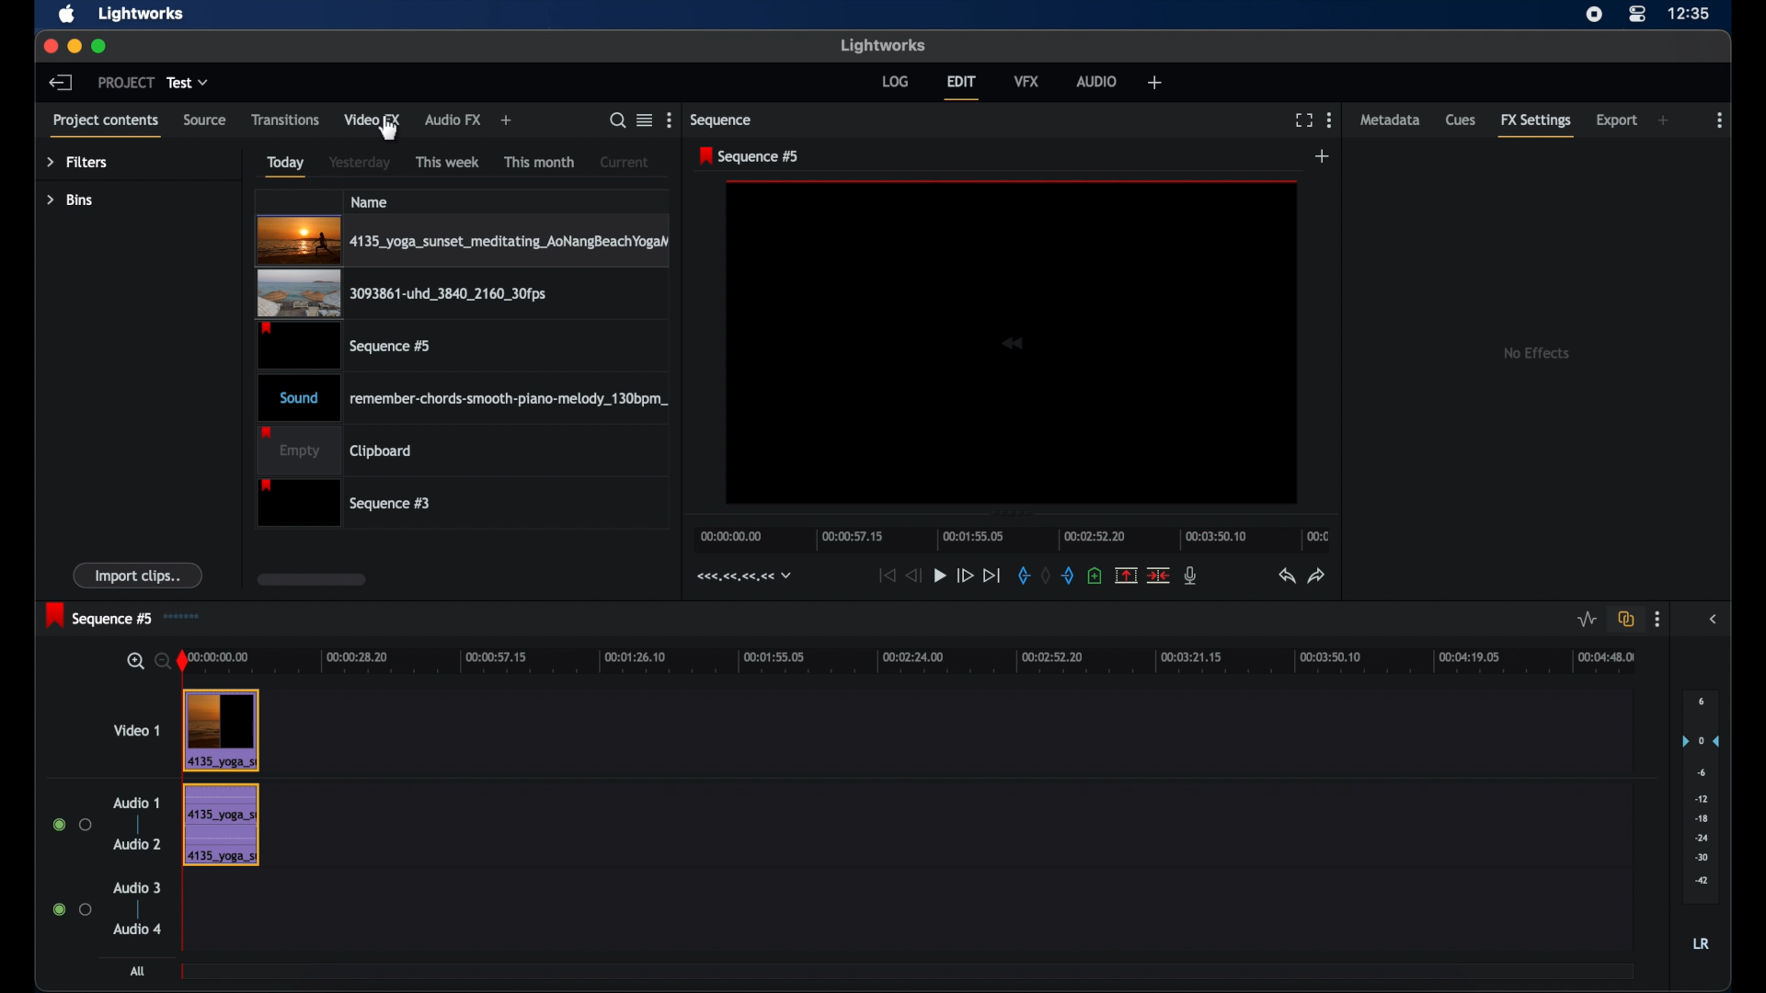  Describe the element at coordinates (187, 616) in the screenshot. I see `sequence icon` at that location.